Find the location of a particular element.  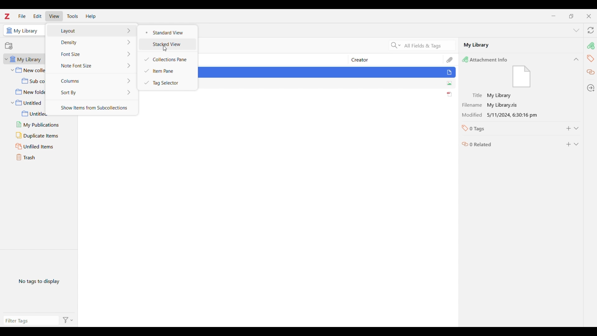

Note font size options is located at coordinates (93, 65).